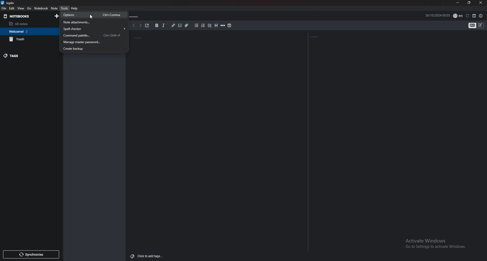 The image size is (487, 261). What do you see at coordinates (210, 26) in the screenshot?
I see `checkbox` at bounding box center [210, 26].